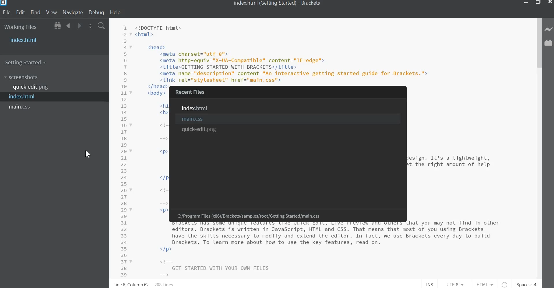 The width and height of the screenshot is (554, 288). What do you see at coordinates (539, 43) in the screenshot?
I see `Vertical Scroll bar` at bounding box center [539, 43].